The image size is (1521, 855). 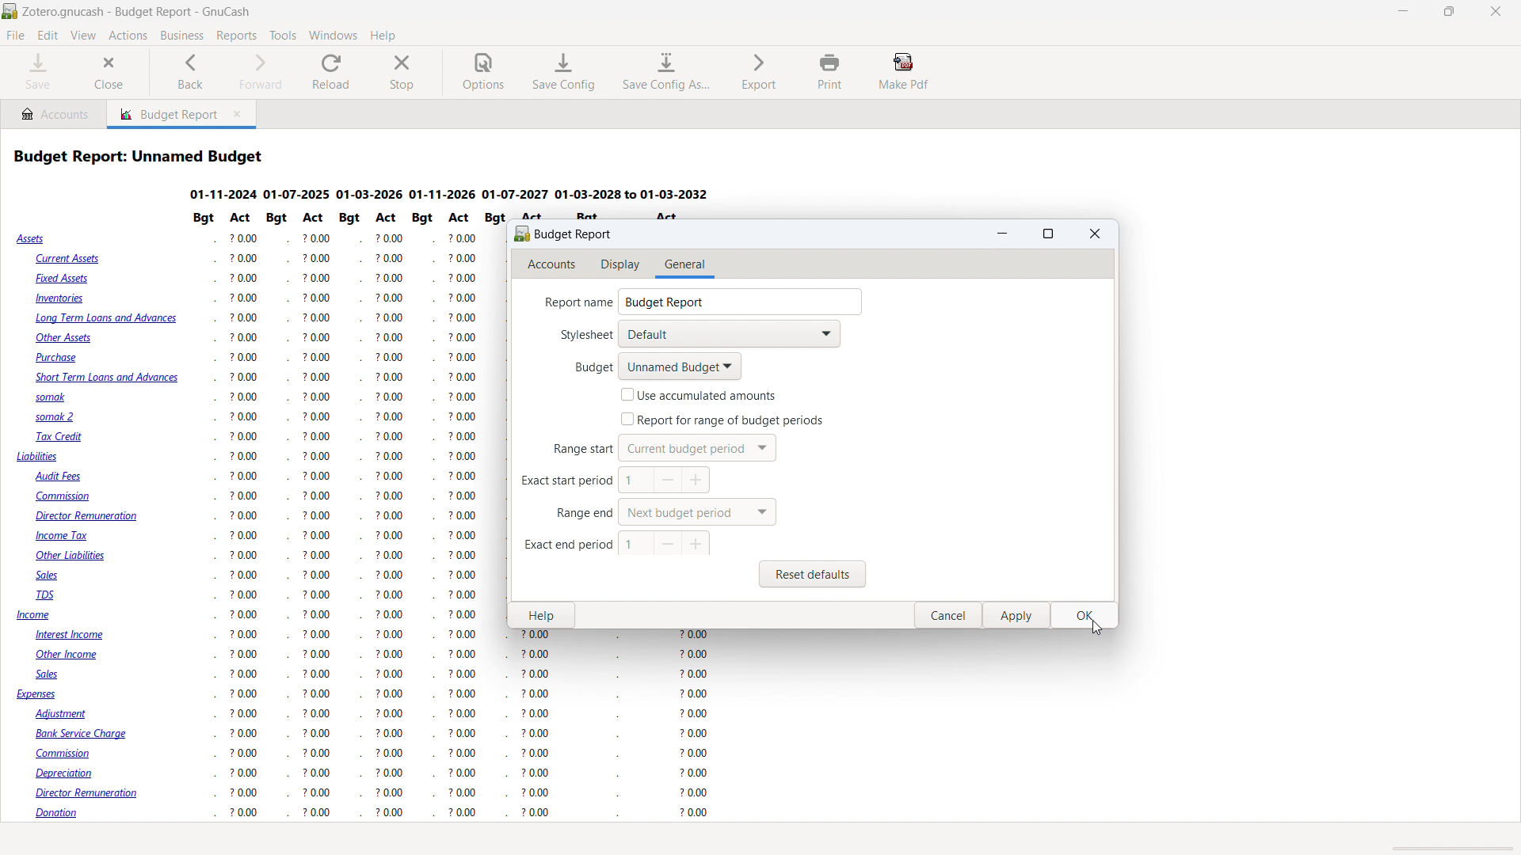 What do you see at coordinates (50, 674) in the screenshot?
I see `Sales` at bounding box center [50, 674].